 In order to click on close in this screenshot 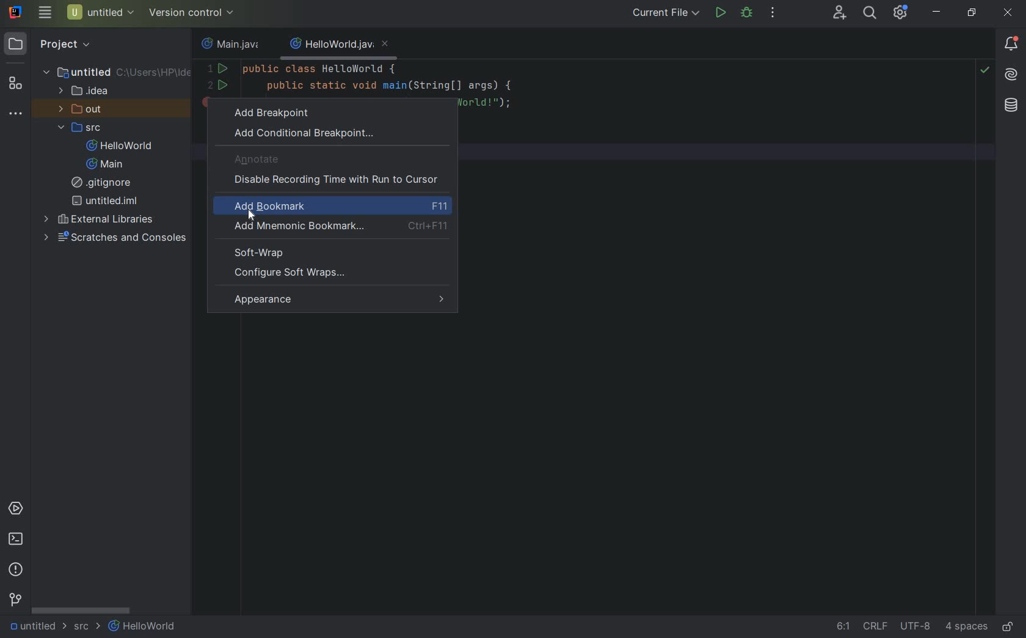, I will do `click(1009, 15)`.